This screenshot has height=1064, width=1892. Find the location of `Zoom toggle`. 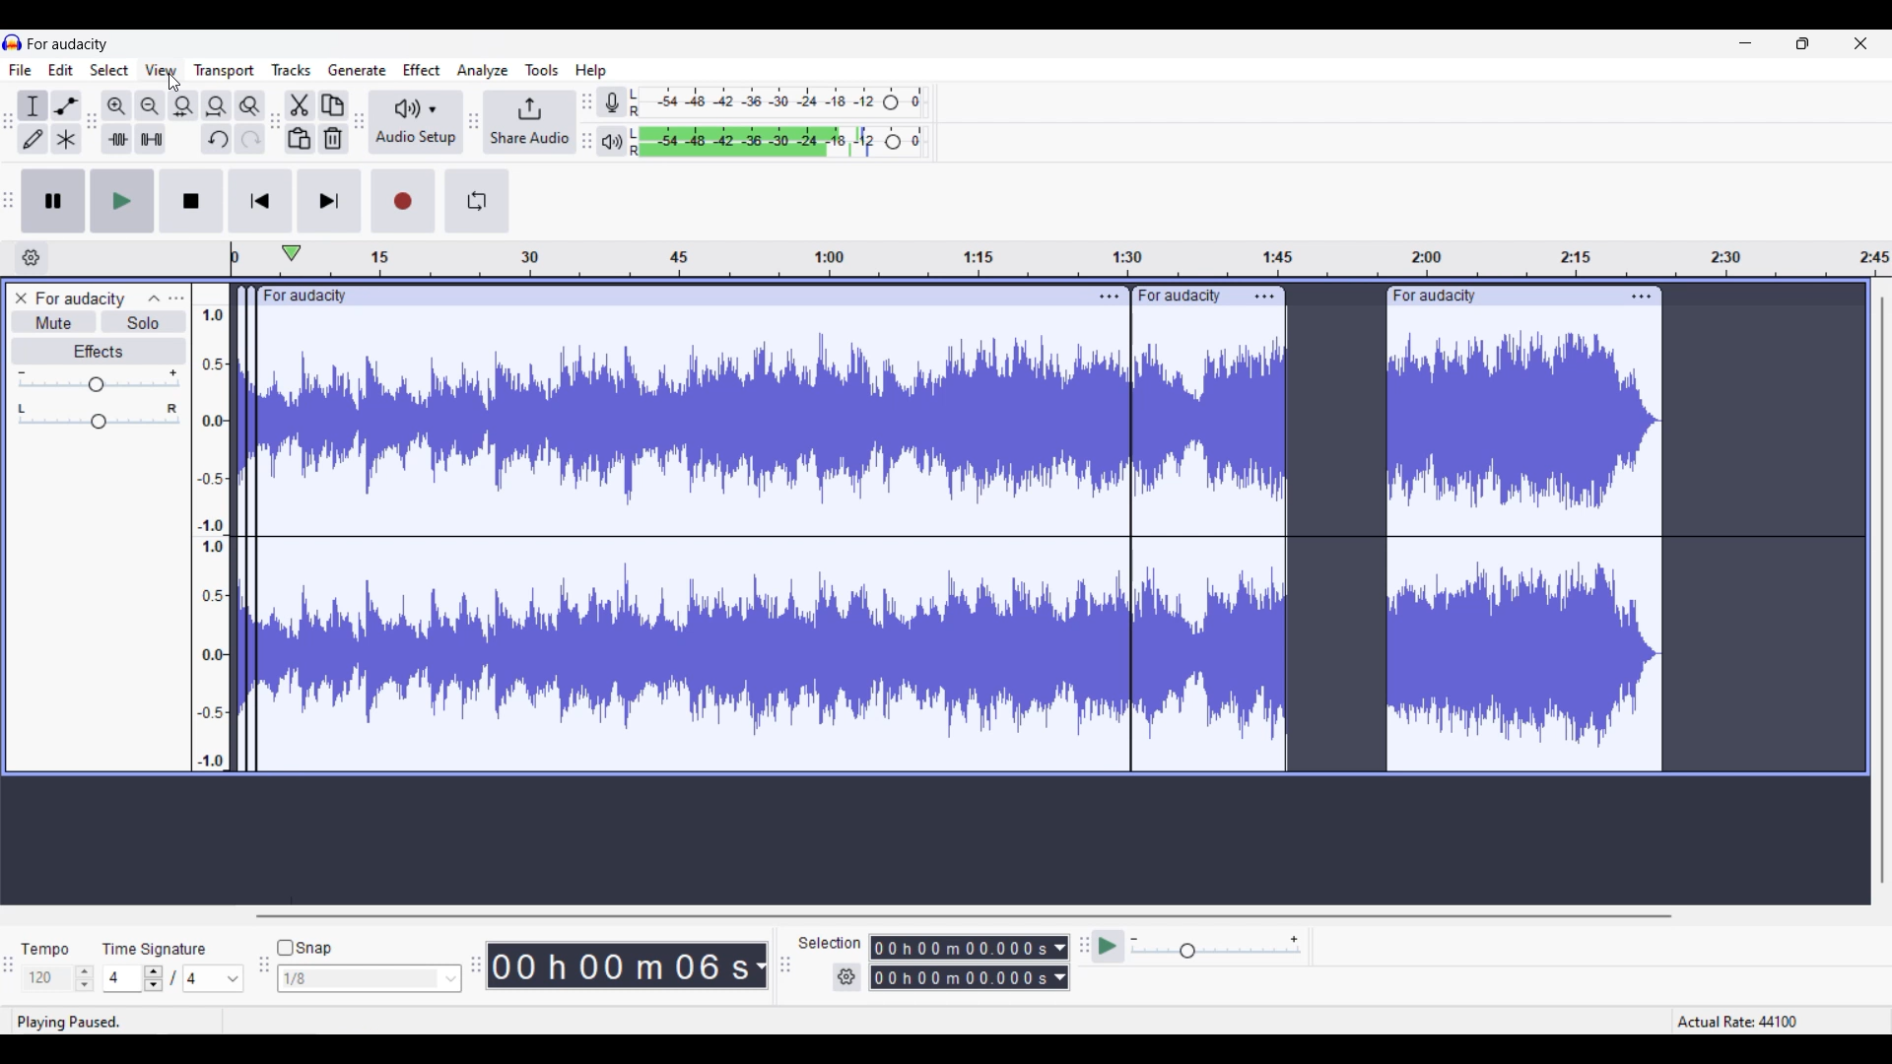

Zoom toggle is located at coordinates (249, 106).